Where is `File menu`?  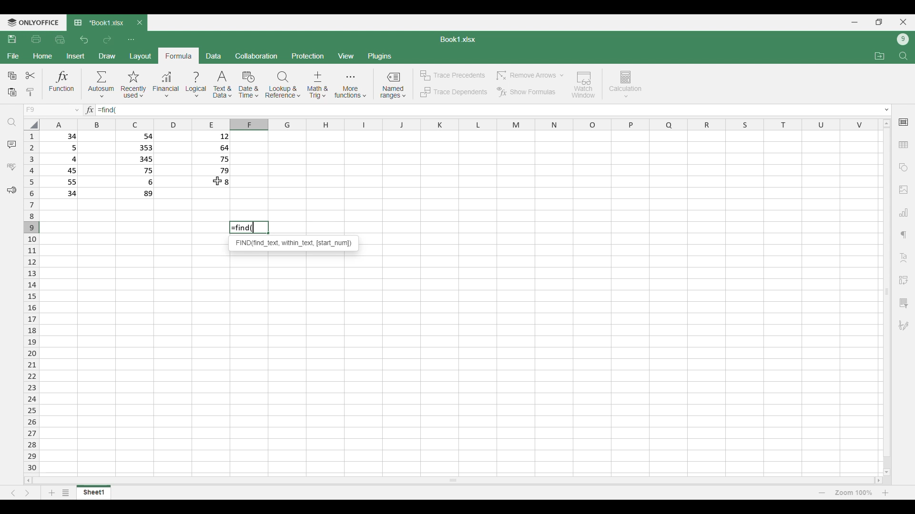
File menu is located at coordinates (13, 56).